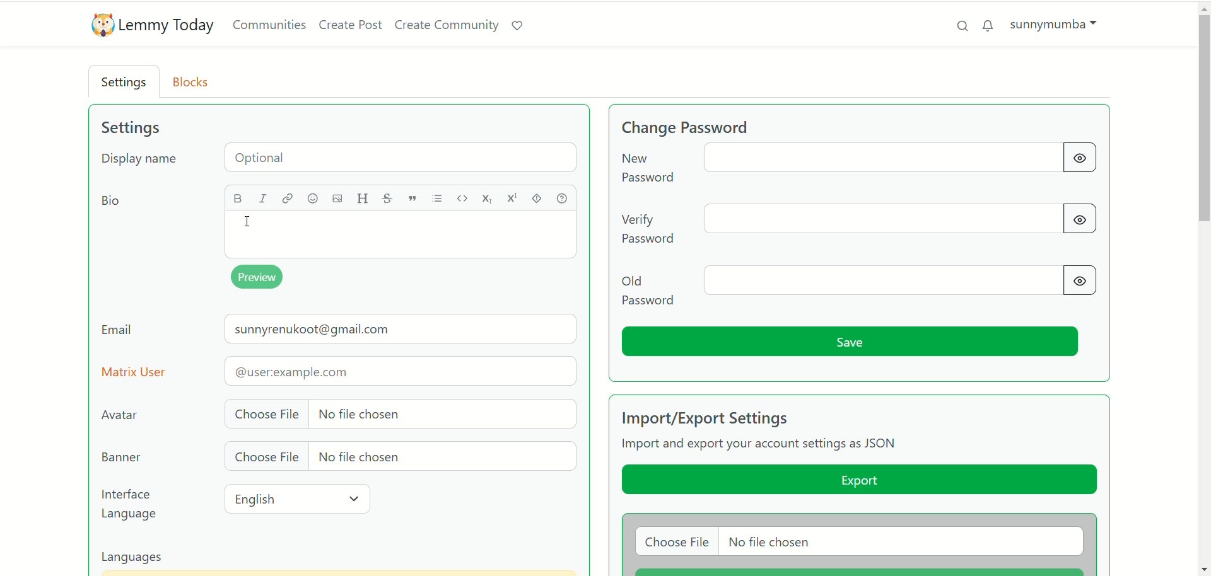  I want to click on support lemmy, so click(522, 26).